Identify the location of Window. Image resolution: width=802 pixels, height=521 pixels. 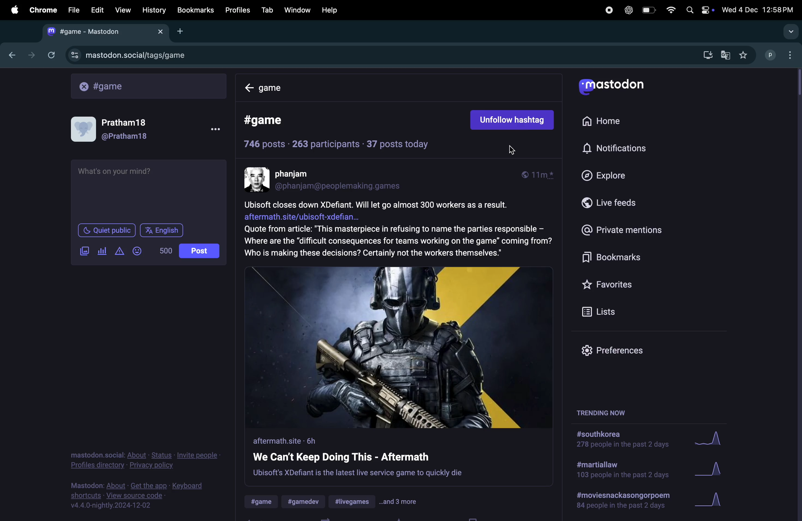
(297, 10).